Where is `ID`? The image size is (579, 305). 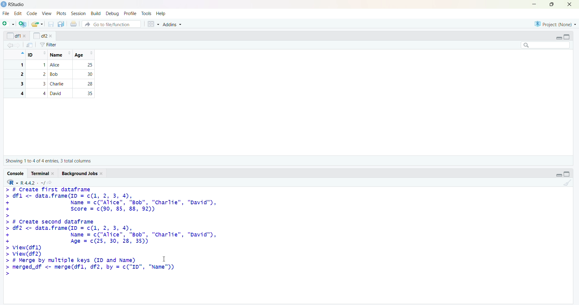
ID is located at coordinates (37, 55).